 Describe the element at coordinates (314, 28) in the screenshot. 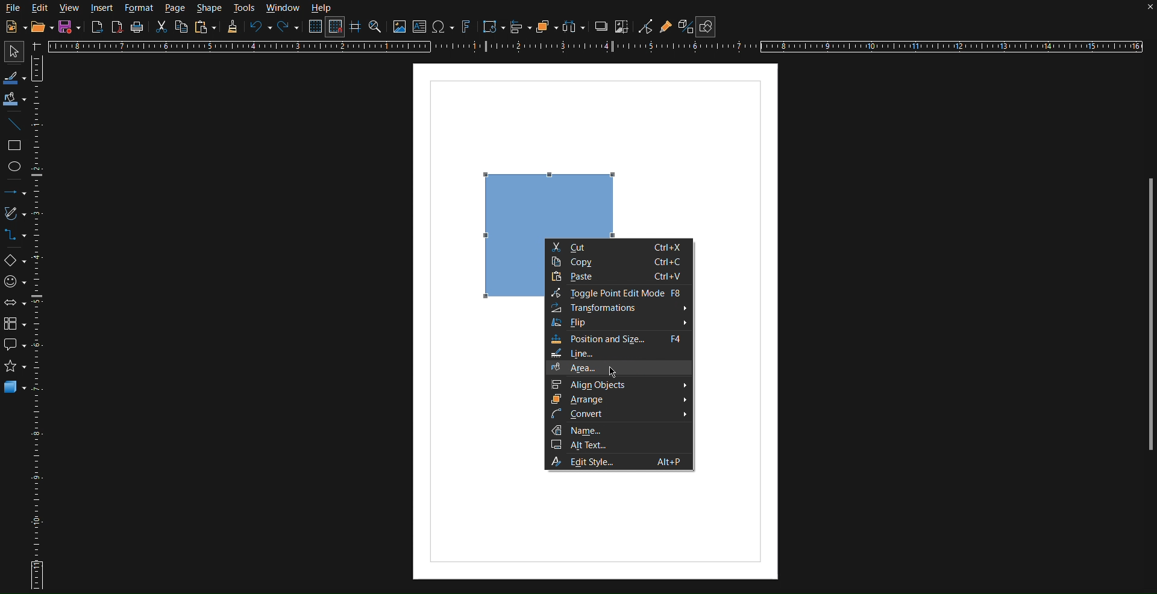

I see `Display Grid` at that location.